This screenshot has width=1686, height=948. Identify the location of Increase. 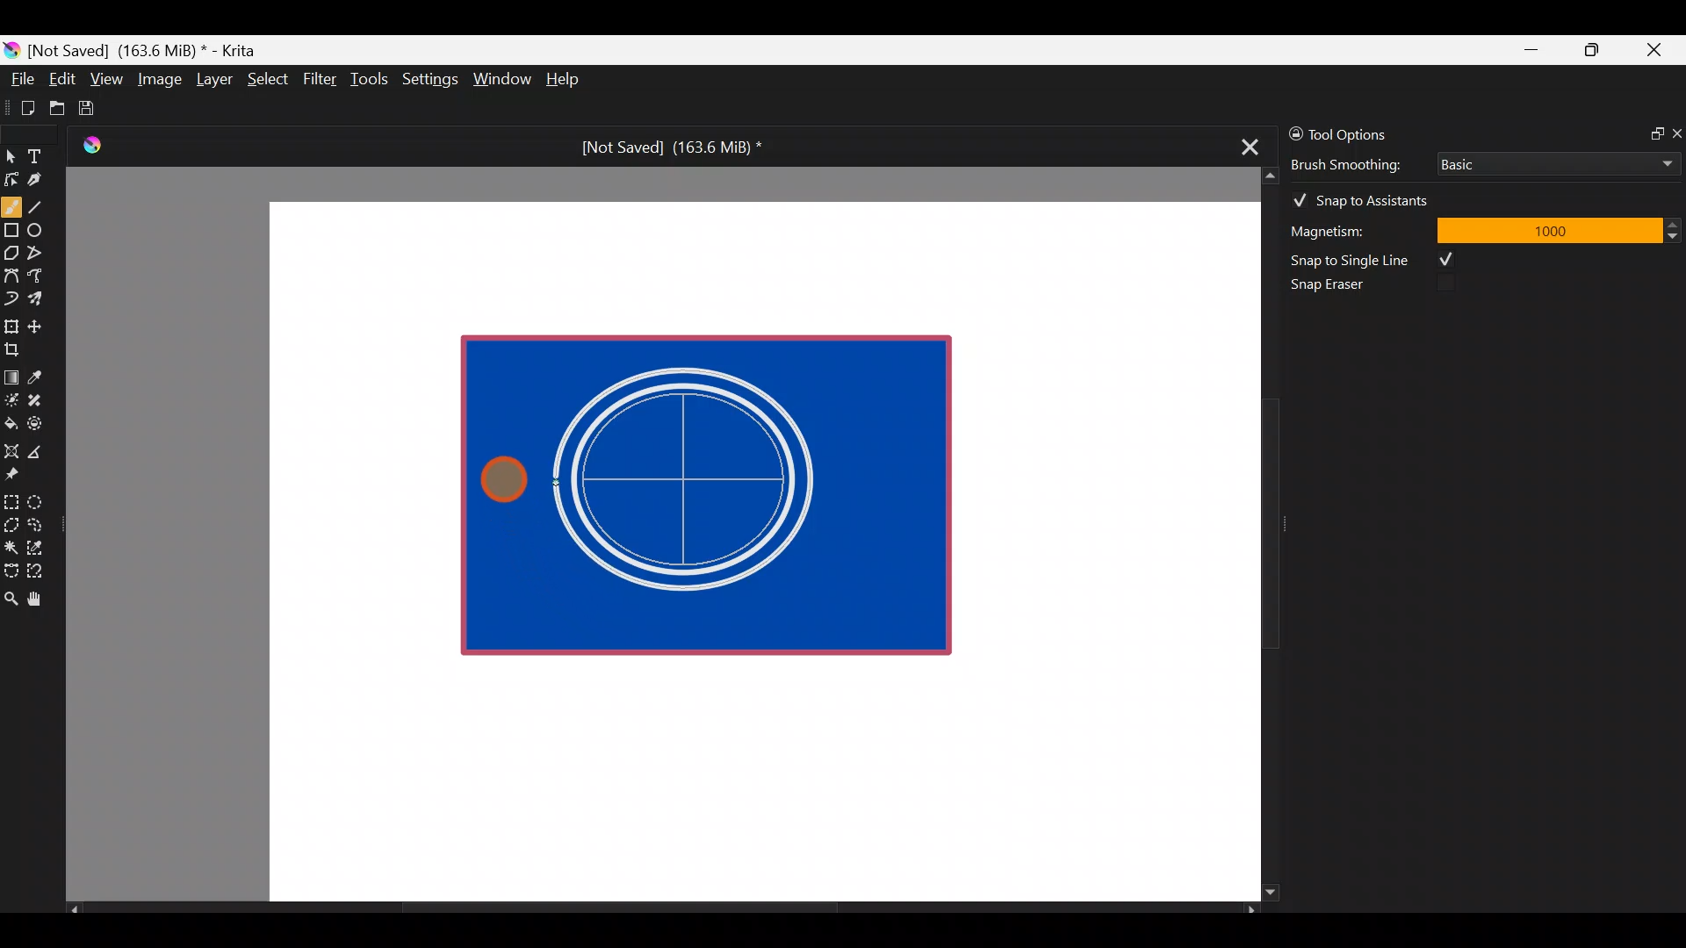
(1675, 224).